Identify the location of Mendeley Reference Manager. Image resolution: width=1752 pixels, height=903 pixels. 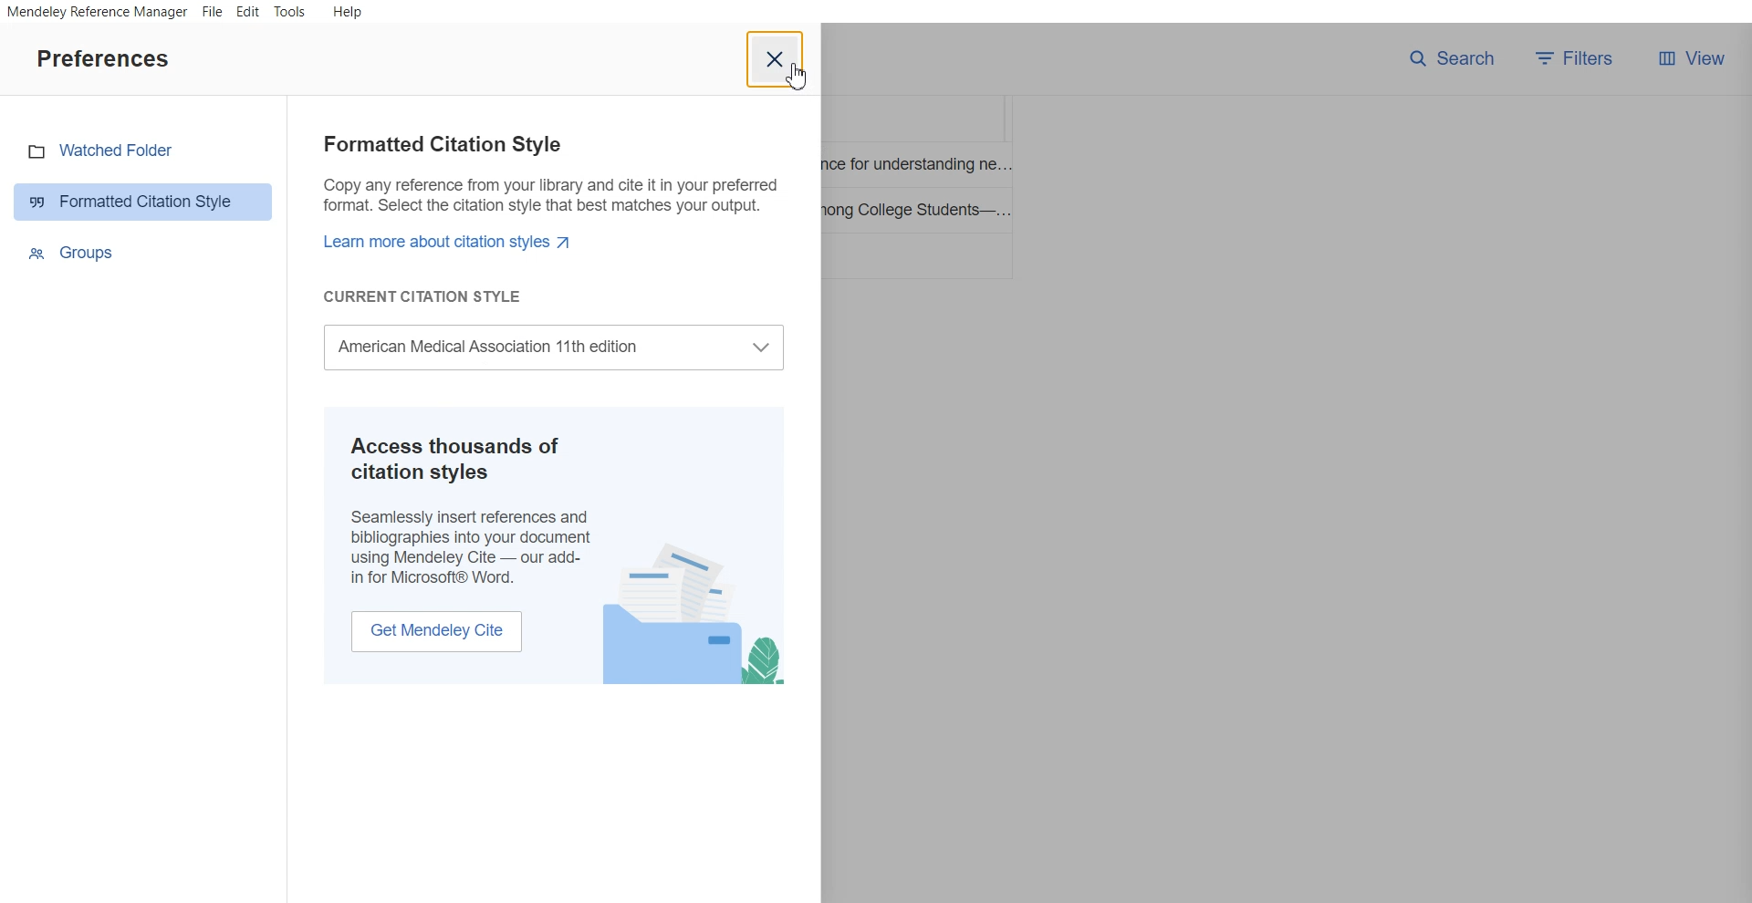
(96, 13).